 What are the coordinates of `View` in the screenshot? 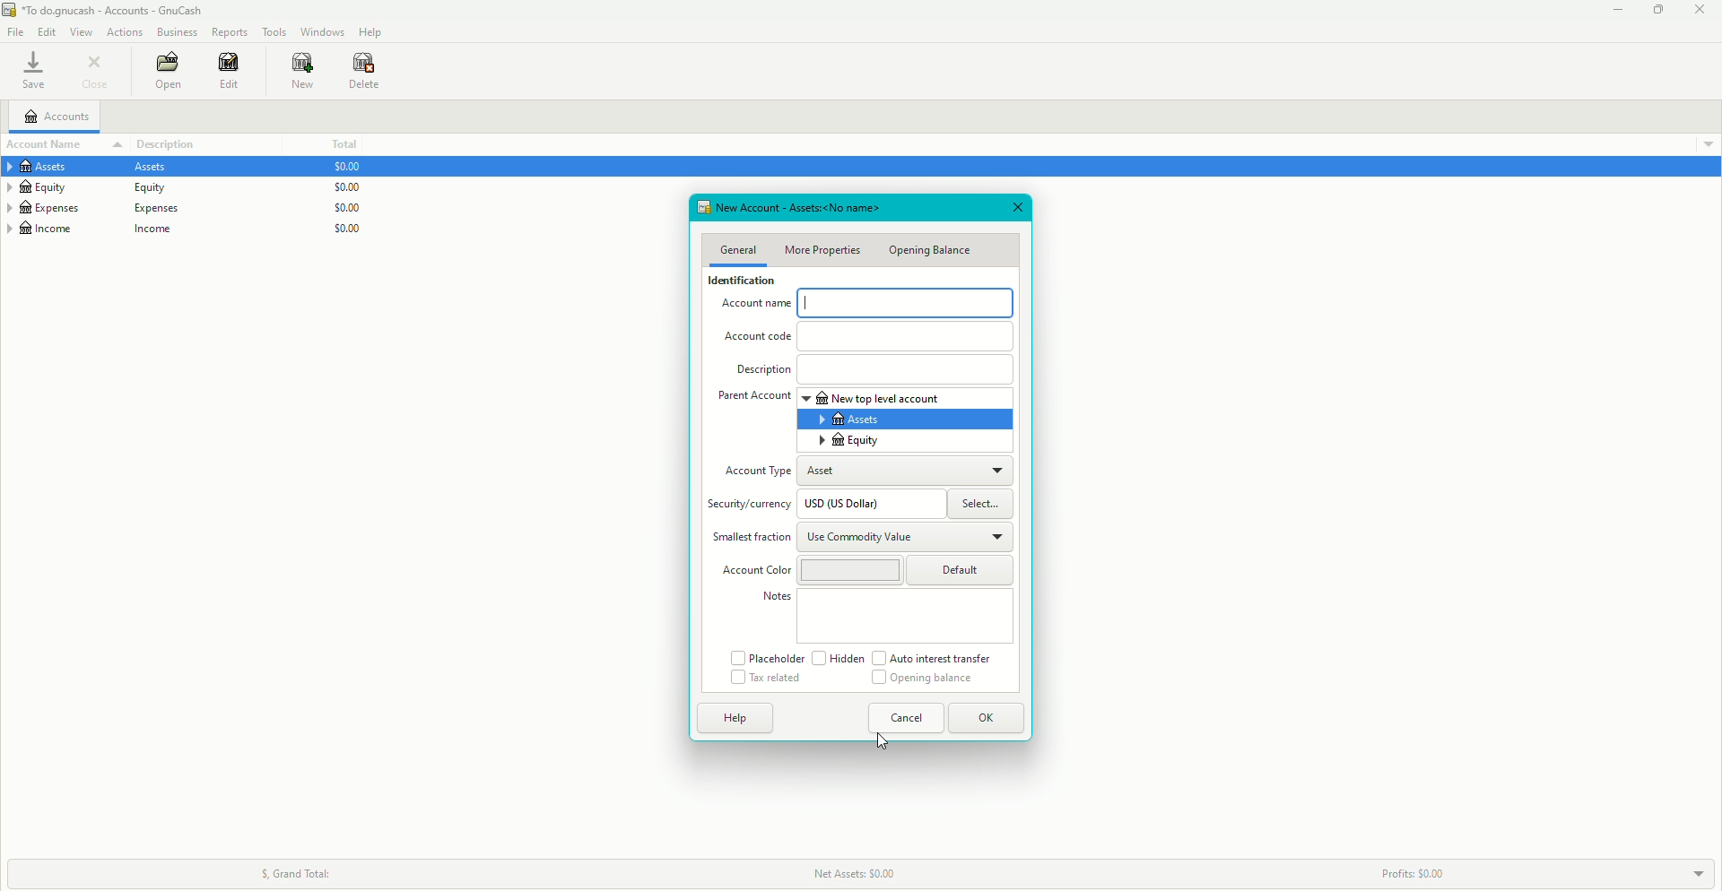 It's located at (83, 31).